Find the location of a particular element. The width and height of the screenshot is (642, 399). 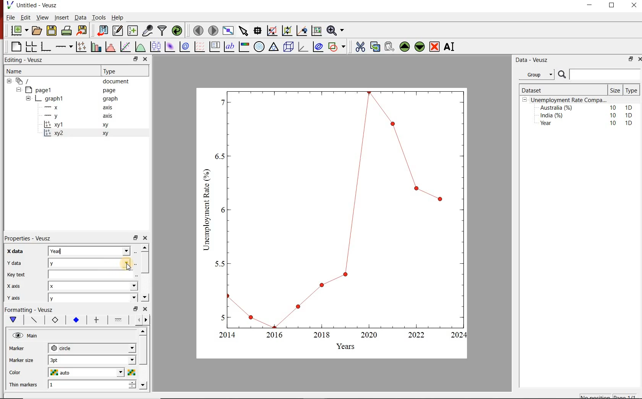

maximise is located at coordinates (613, 7).